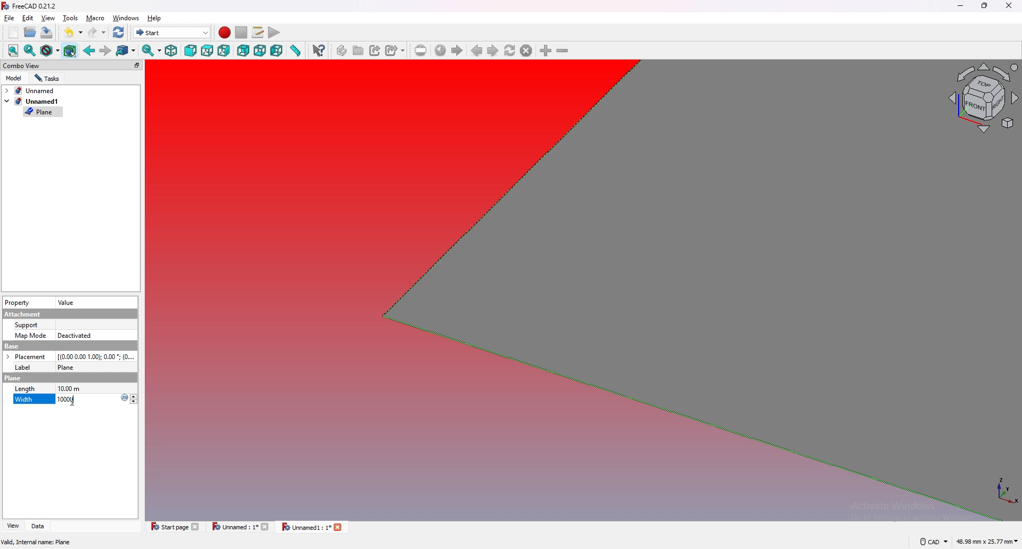 The image size is (1022, 549). Describe the element at coordinates (440, 51) in the screenshot. I see `go to website` at that location.